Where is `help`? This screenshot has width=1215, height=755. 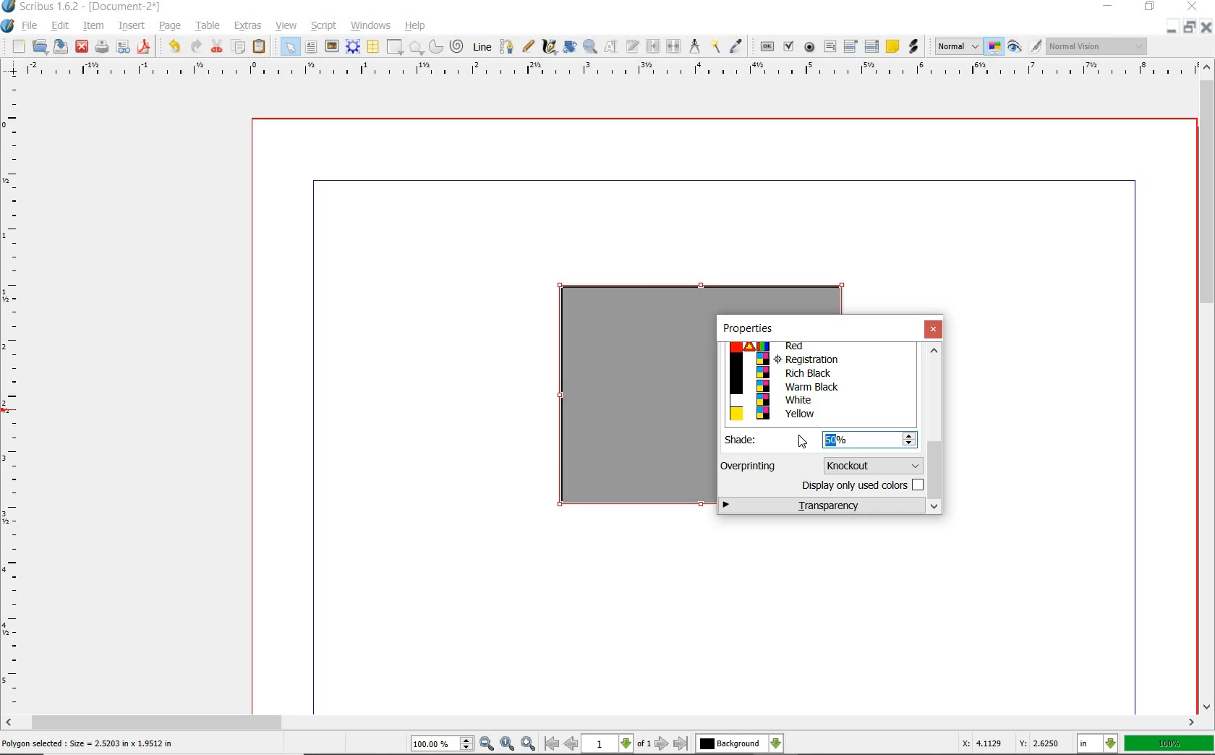 help is located at coordinates (417, 27).